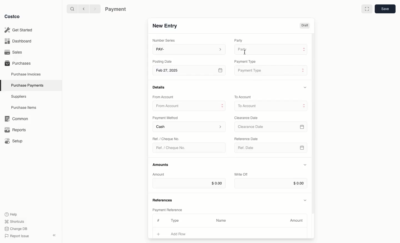  I want to click on Purchase Payments, so click(27, 85).